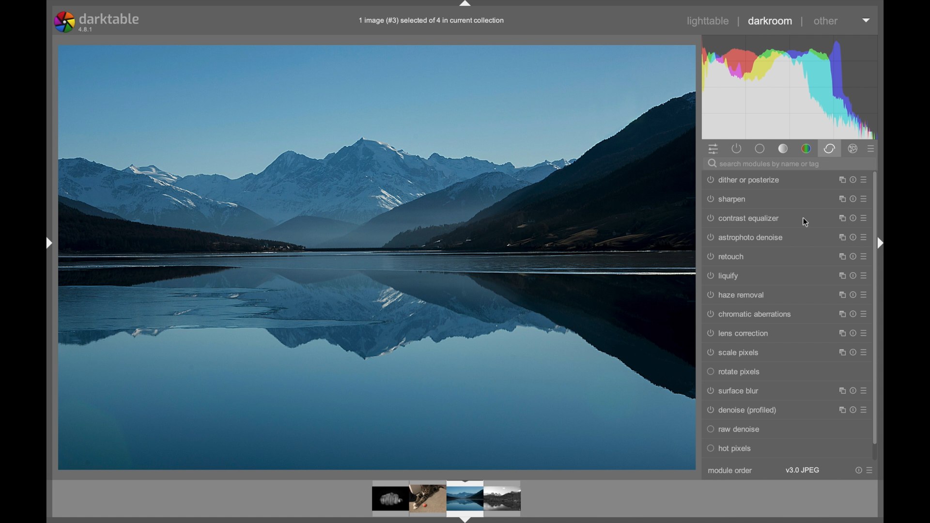 The height and width of the screenshot is (523, 930). I want to click on contrast equalizer, so click(744, 218).